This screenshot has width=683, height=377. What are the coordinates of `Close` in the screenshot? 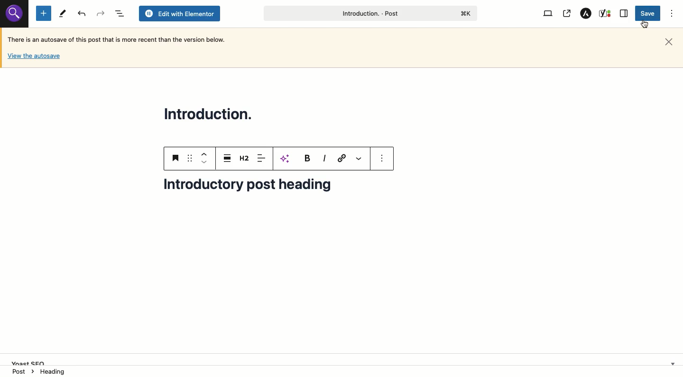 It's located at (669, 42).